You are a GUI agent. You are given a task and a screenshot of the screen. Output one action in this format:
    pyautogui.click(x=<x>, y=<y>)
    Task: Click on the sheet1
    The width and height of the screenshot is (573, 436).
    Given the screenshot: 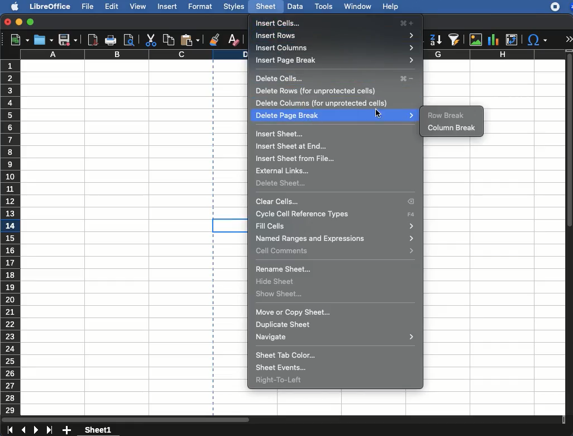 What is the action you would take?
    pyautogui.click(x=99, y=429)
    